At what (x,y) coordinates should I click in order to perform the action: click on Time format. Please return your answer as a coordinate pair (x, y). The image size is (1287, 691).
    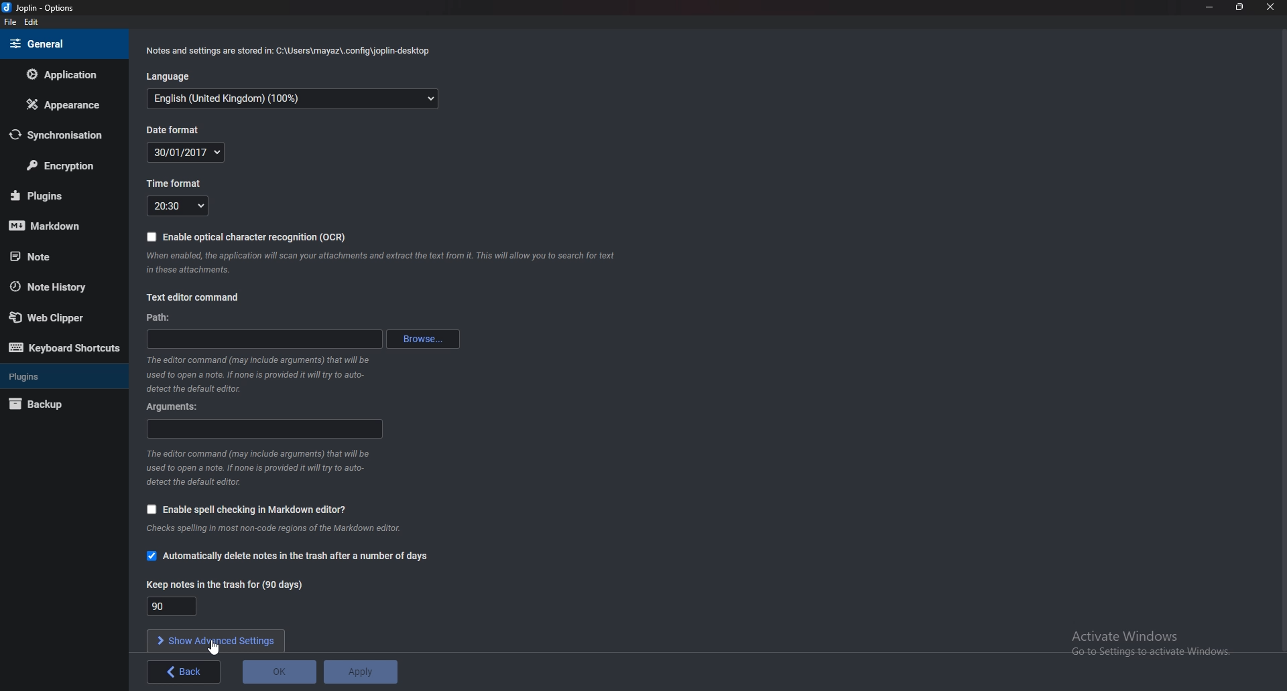
    Looking at the image, I should click on (184, 182).